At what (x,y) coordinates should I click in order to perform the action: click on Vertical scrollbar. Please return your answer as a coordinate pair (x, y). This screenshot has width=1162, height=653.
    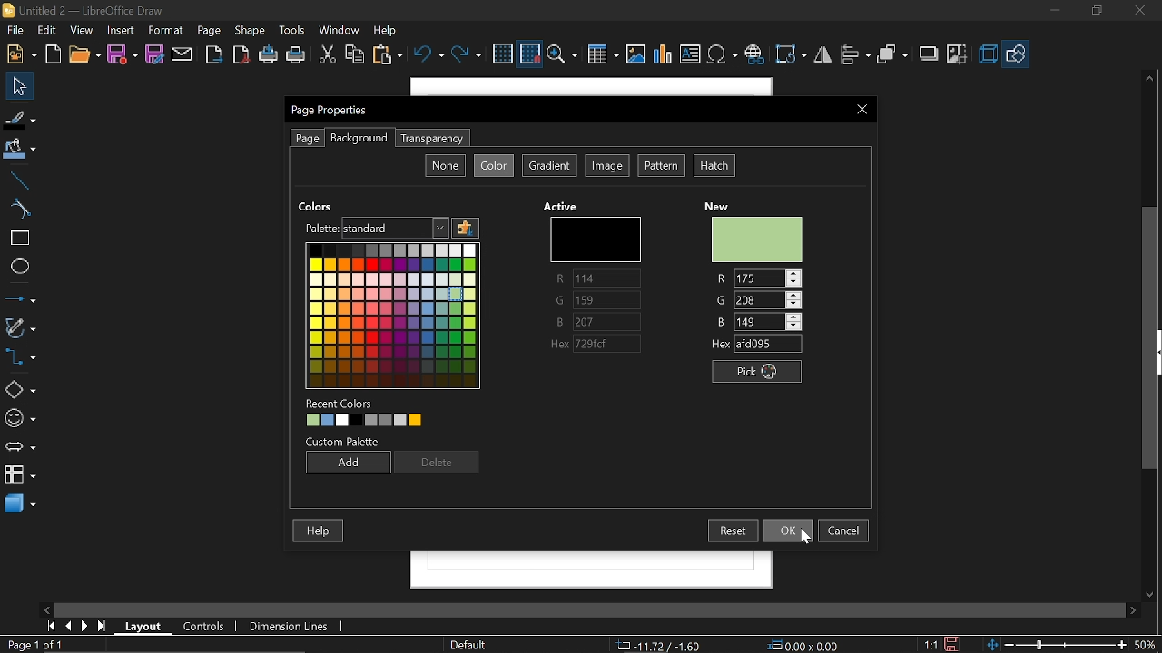
    Looking at the image, I should click on (1154, 338).